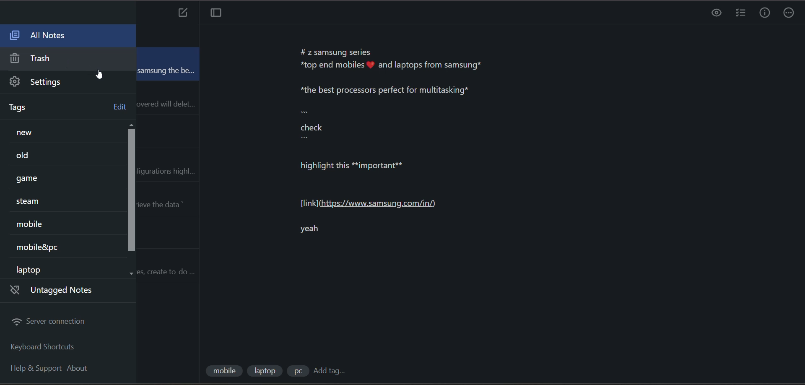 This screenshot has height=385, width=805. Describe the element at coordinates (265, 371) in the screenshot. I see `tag 2` at that location.